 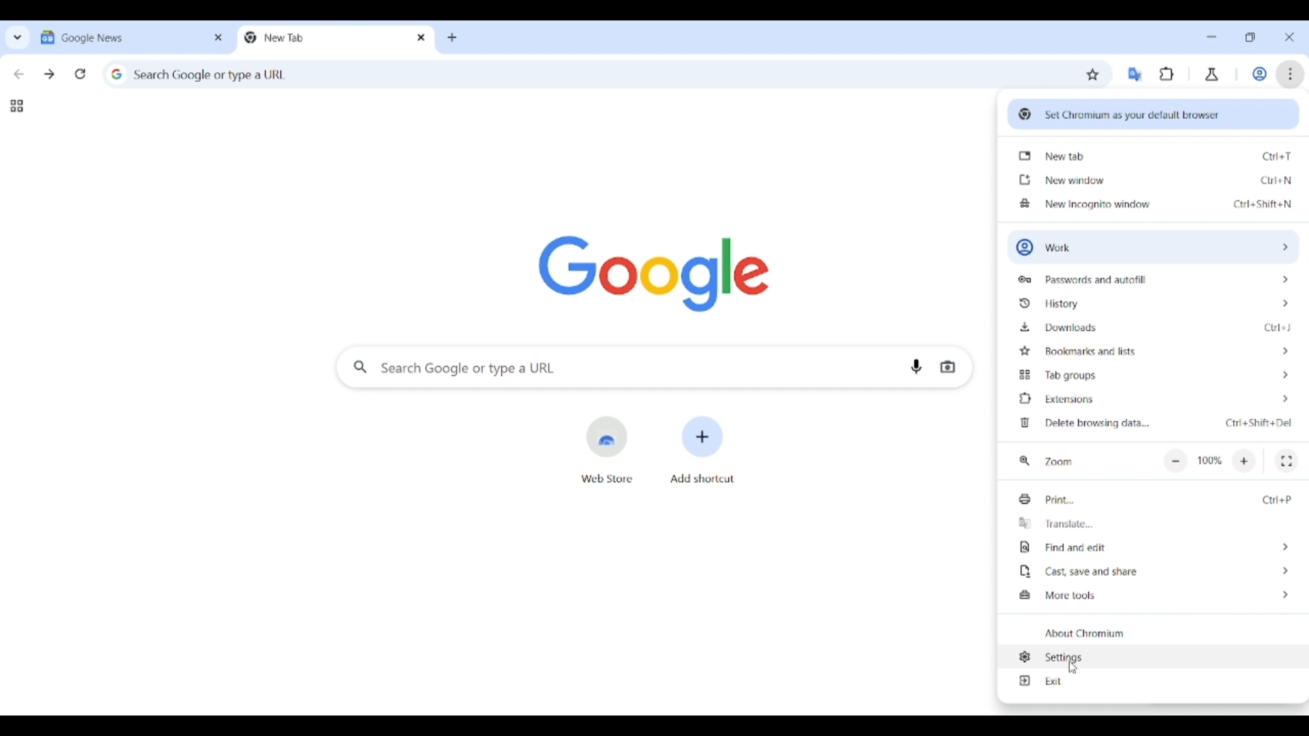 What do you see at coordinates (1153, 424) in the screenshot?
I see `Delete browsing data` at bounding box center [1153, 424].